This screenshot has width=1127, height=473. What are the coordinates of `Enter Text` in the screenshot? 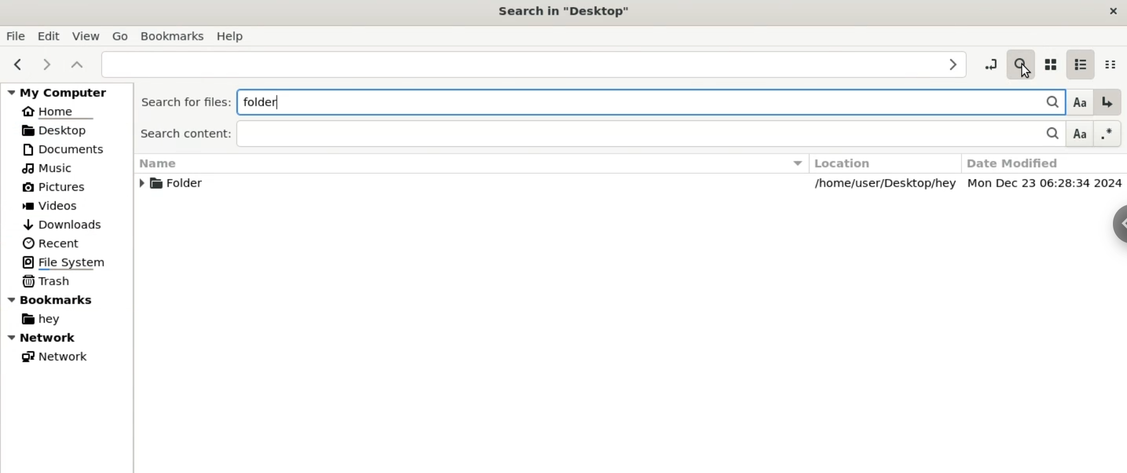 It's located at (535, 63).